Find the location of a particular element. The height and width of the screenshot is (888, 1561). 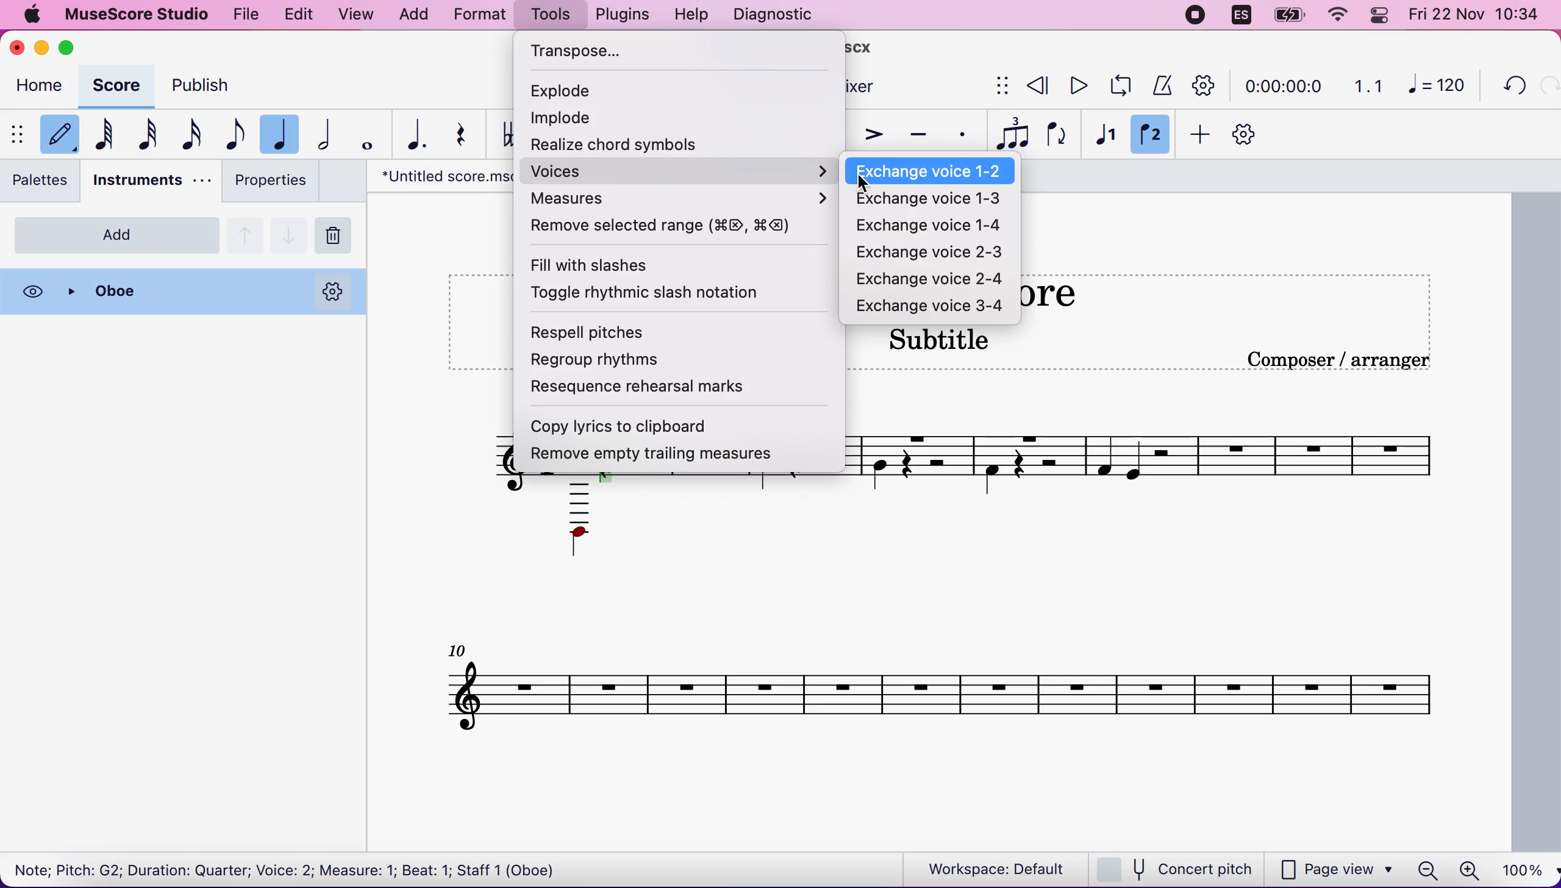

language is located at coordinates (1238, 16).